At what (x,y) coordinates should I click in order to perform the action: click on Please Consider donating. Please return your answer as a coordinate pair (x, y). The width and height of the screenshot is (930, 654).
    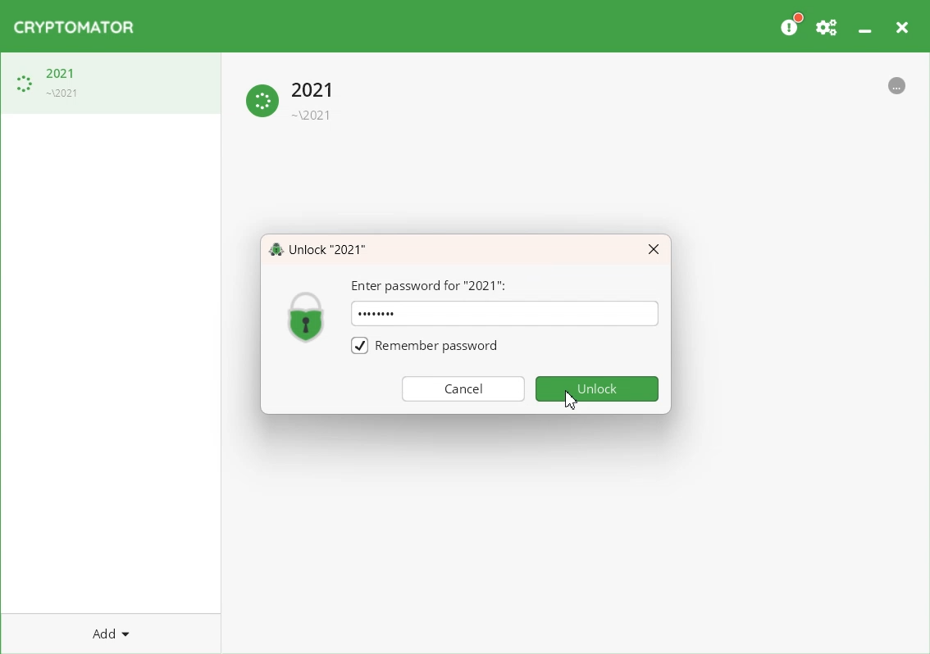
    Looking at the image, I should click on (791, 25).